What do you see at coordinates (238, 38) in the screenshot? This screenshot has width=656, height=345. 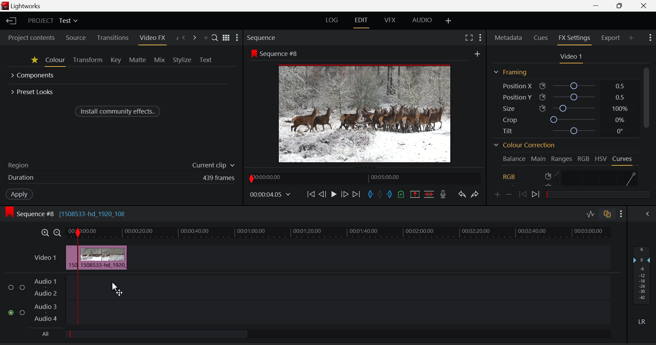 I see `Show Settings` at bounding box center [238, 38].